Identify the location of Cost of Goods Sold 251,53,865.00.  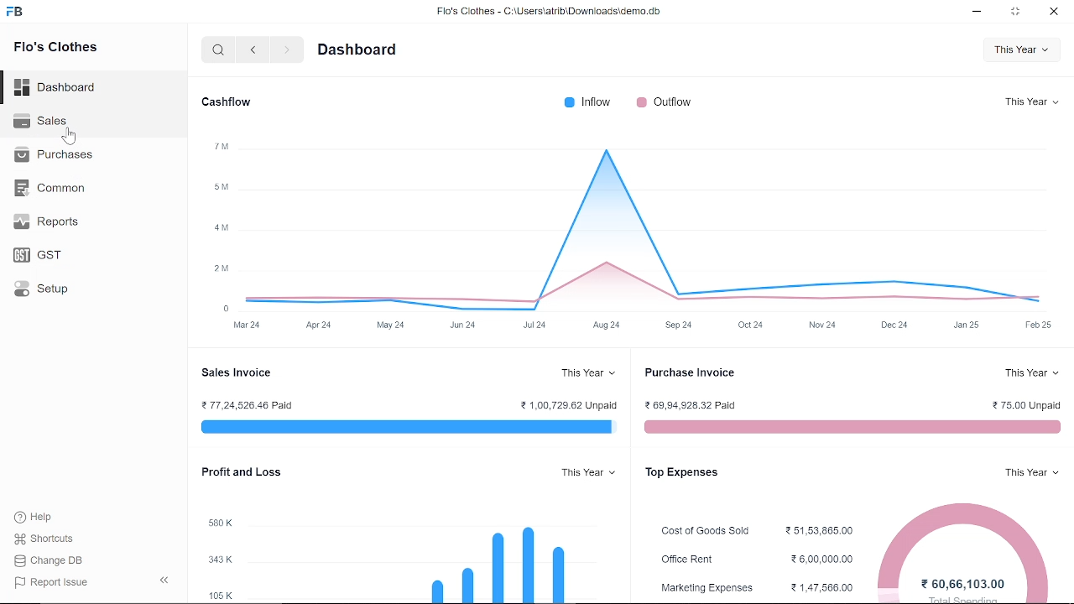
(759, 529).